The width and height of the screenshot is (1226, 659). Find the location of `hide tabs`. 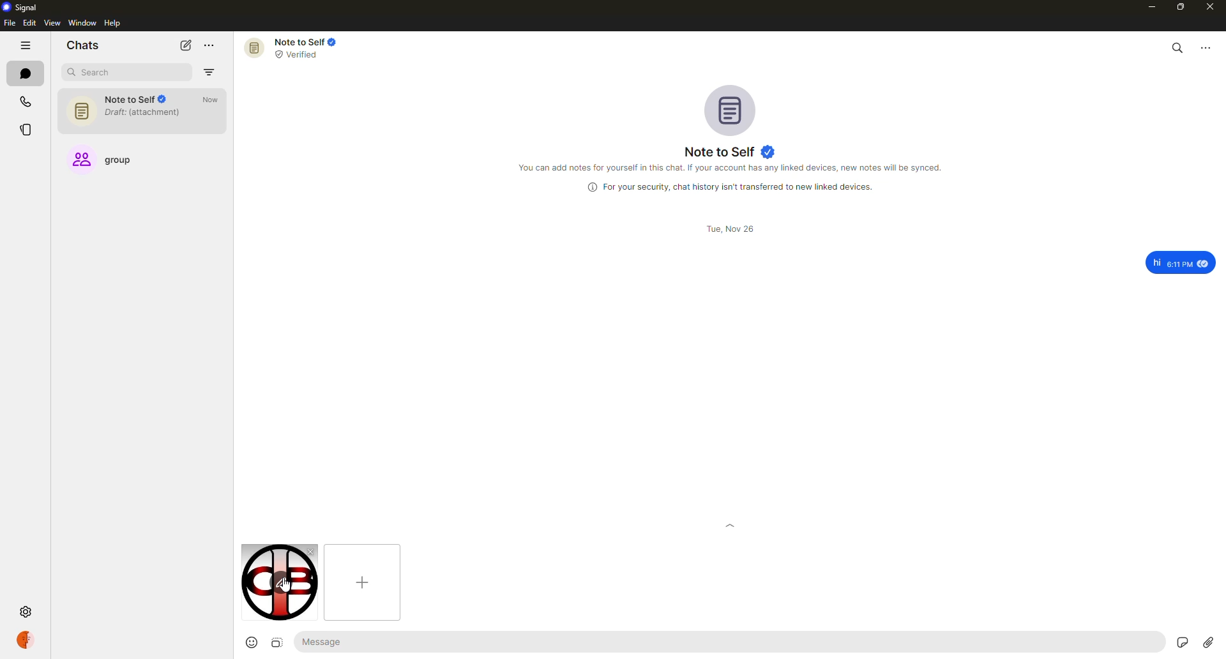

hide tabs is located at coordinates (25, 46).